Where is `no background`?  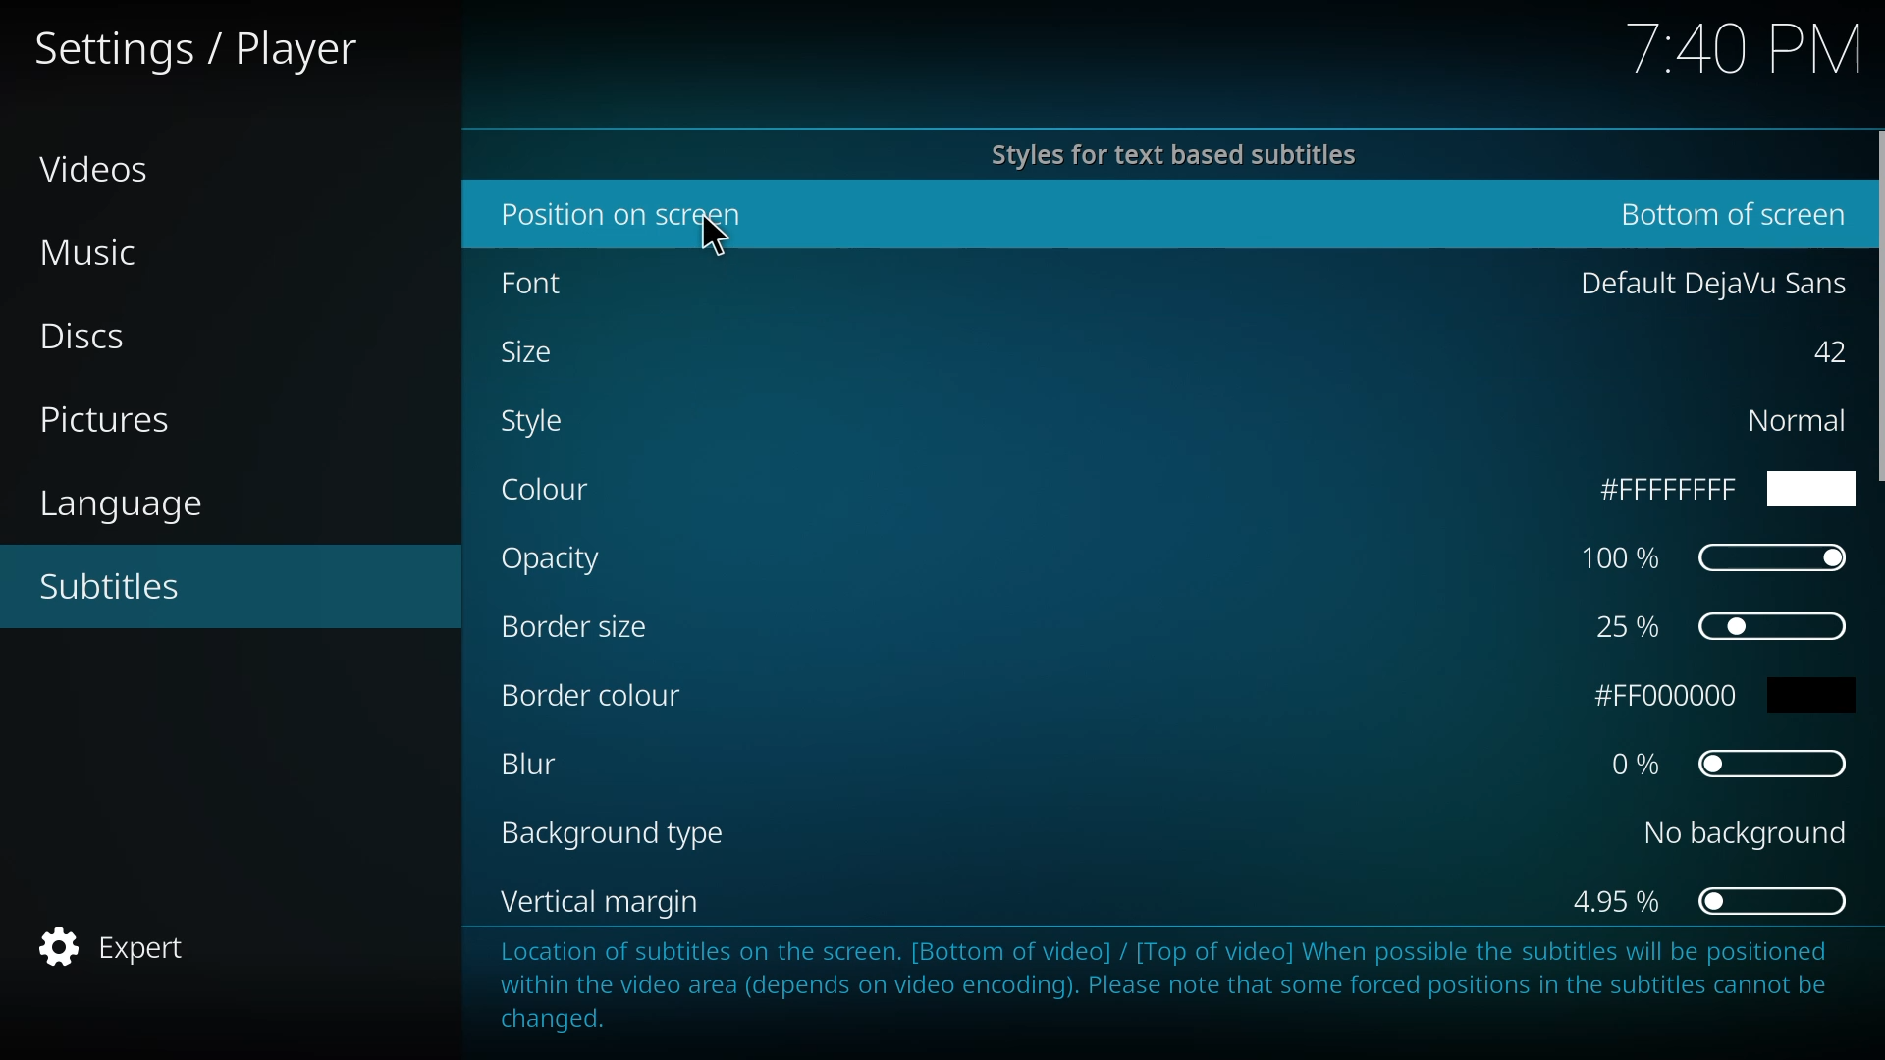
no background is located at coordinates (1740, 829).